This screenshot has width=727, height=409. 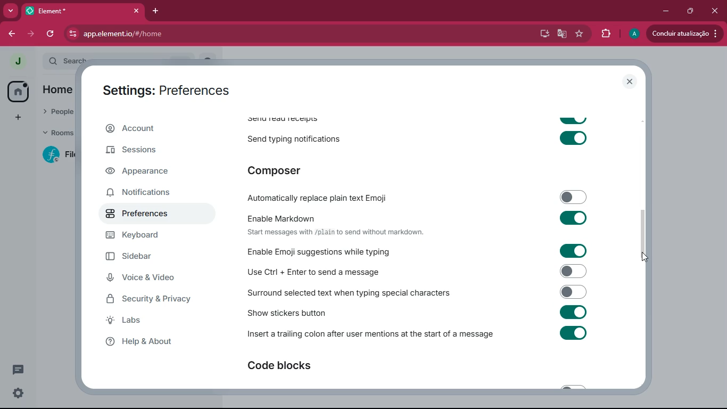 What do you see at coordinates (81, 11) in the screenshot?
I see `tab` at bounding box center [81, 11].